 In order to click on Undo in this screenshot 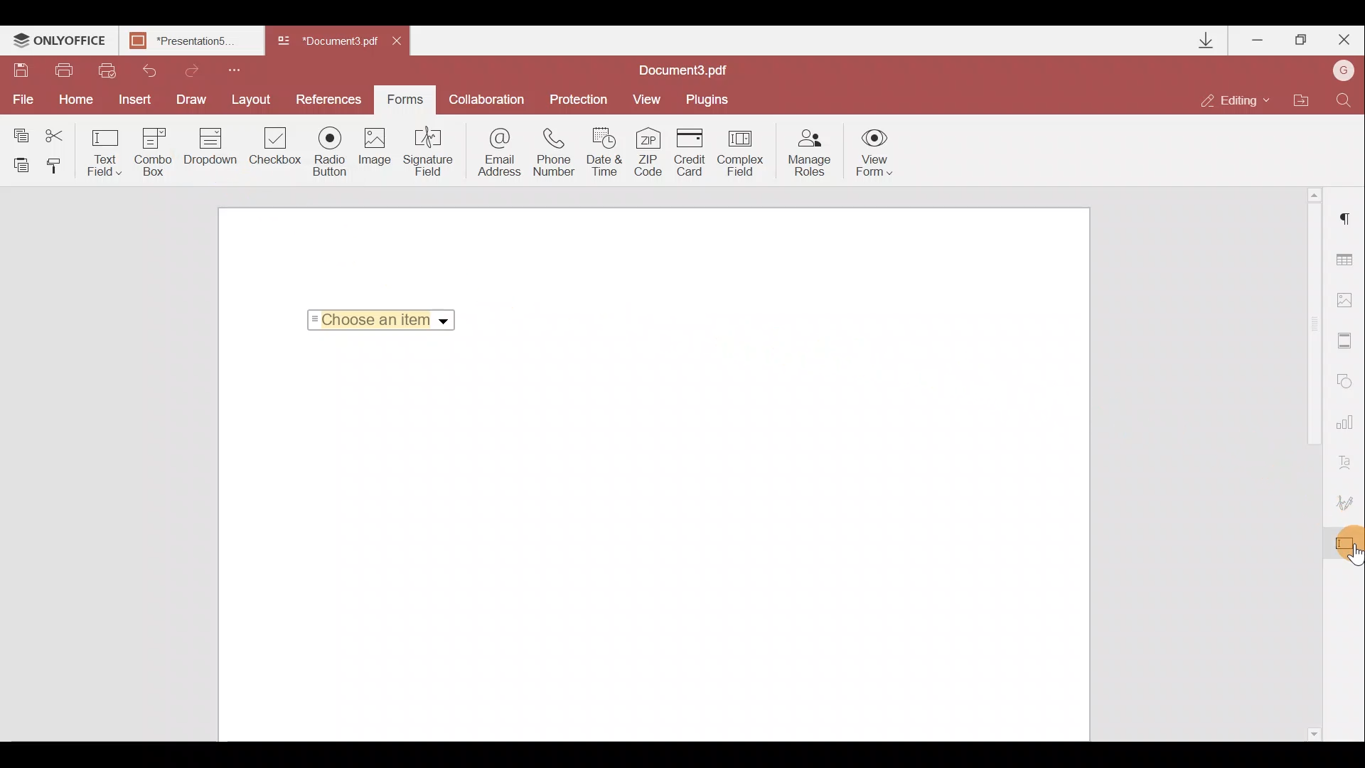, I will do `click(149, 71)`.